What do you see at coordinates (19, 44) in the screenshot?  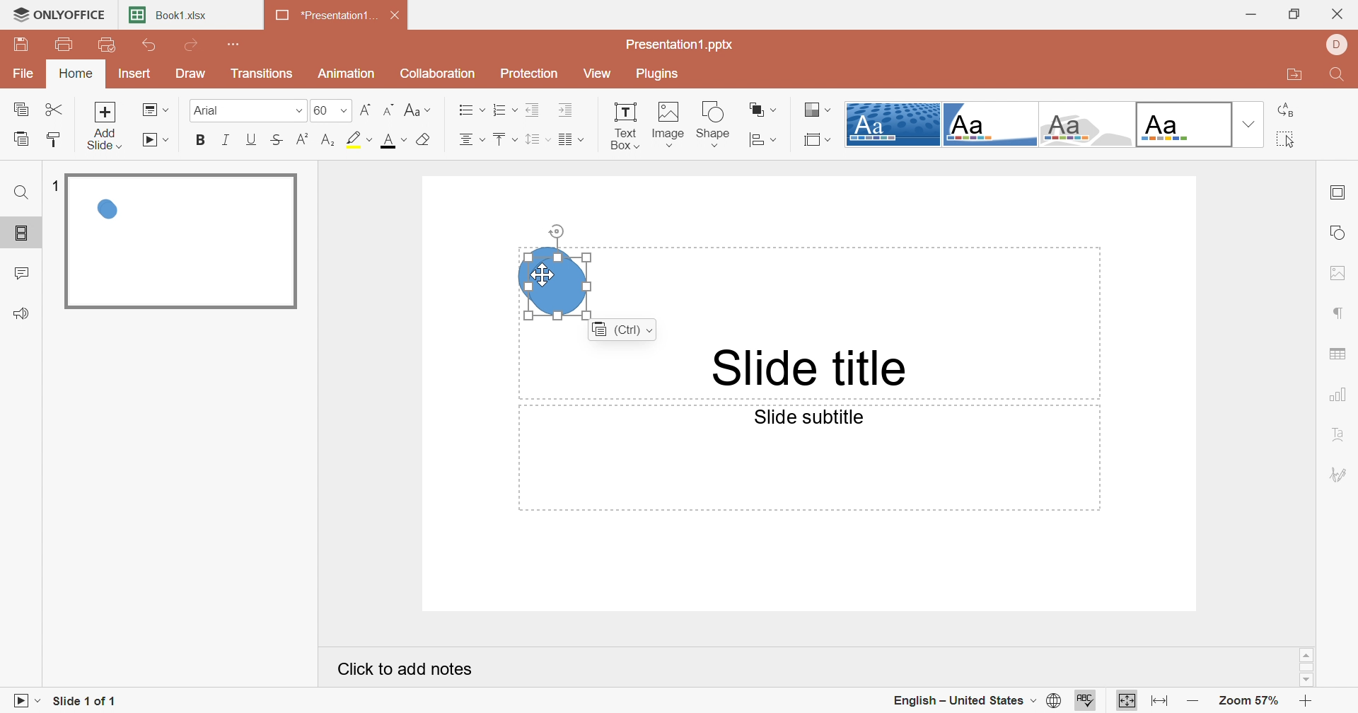 I see `Save` at bounding box center [19, 44].